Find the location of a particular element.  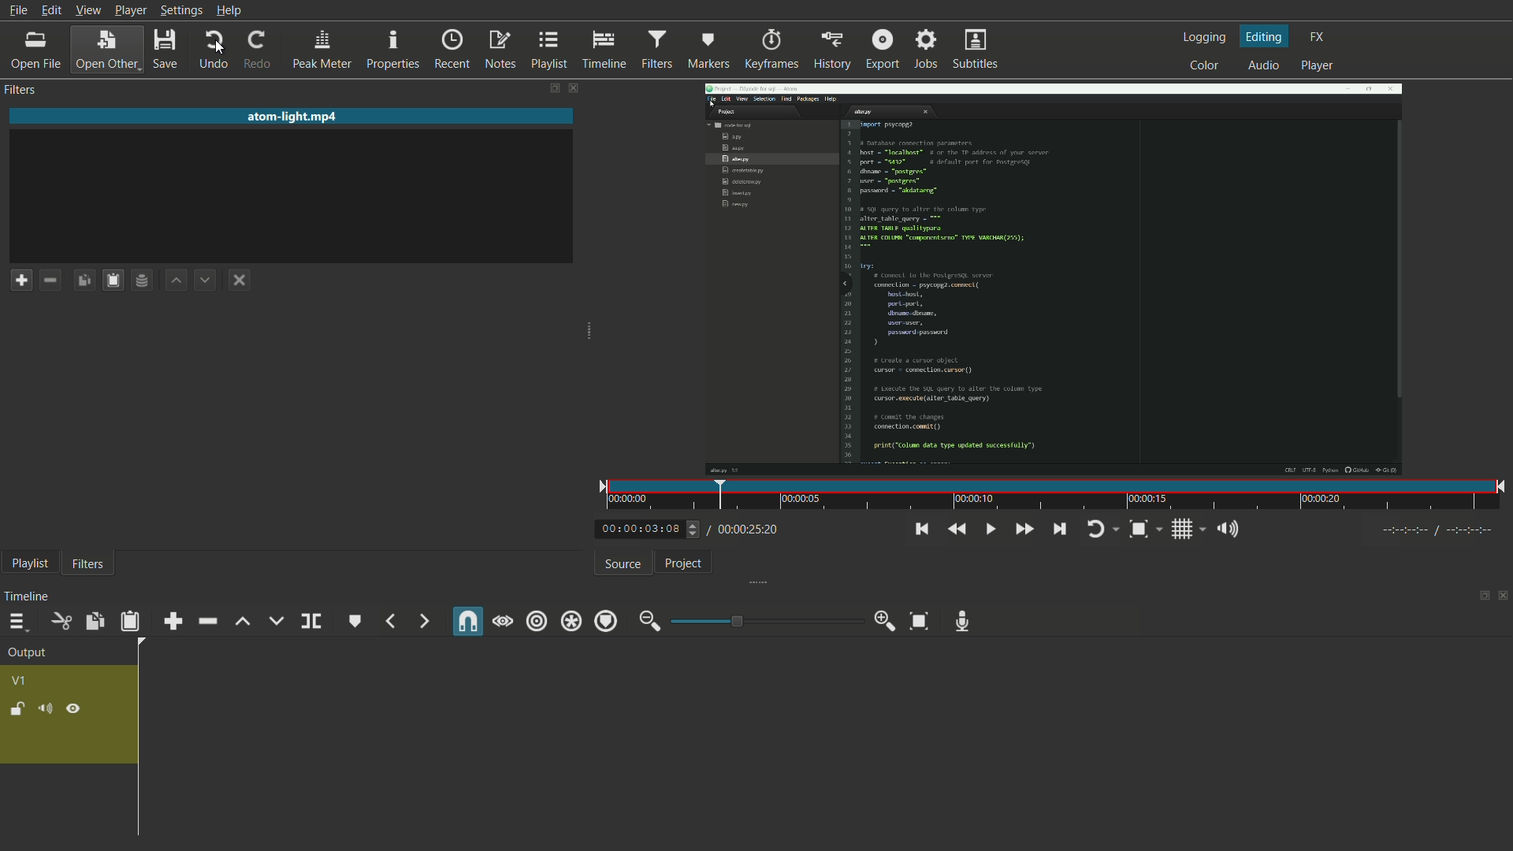

zoom timeline to fit is located at coordinates (921, 621).